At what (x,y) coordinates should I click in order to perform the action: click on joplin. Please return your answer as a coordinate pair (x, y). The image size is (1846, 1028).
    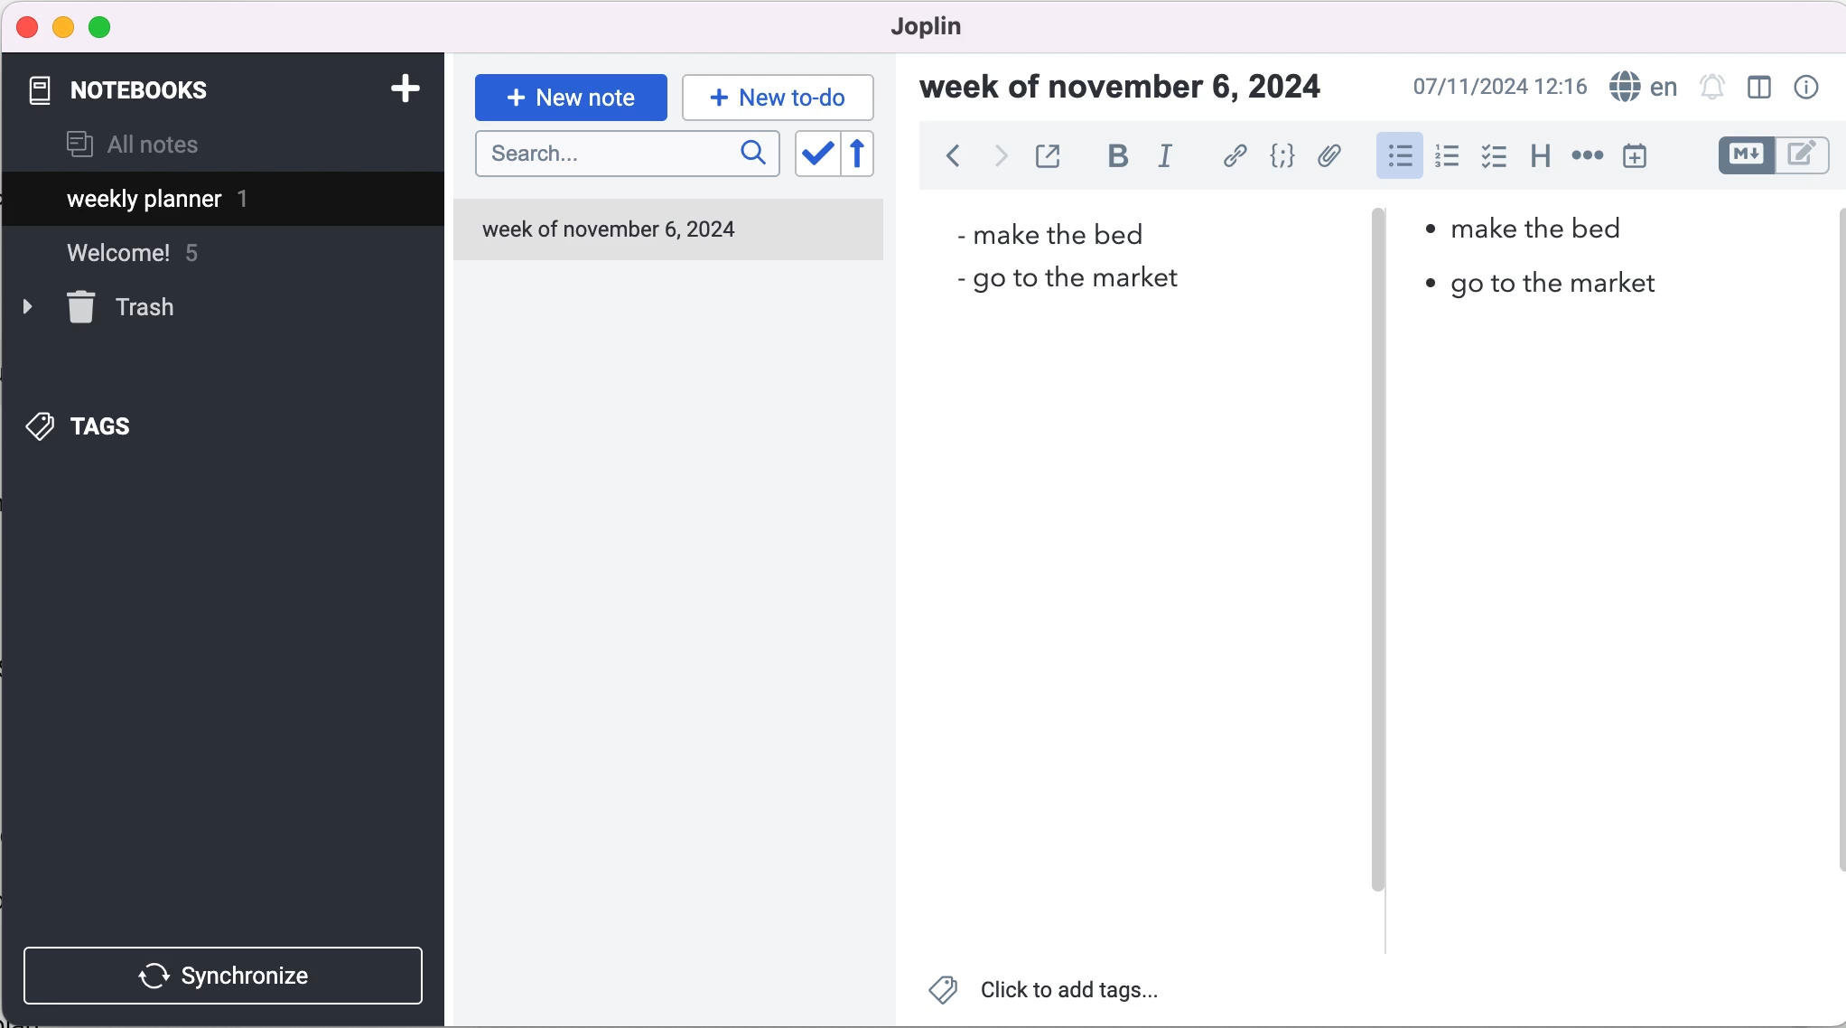
    Looking at the image, I should click on (954, 27).